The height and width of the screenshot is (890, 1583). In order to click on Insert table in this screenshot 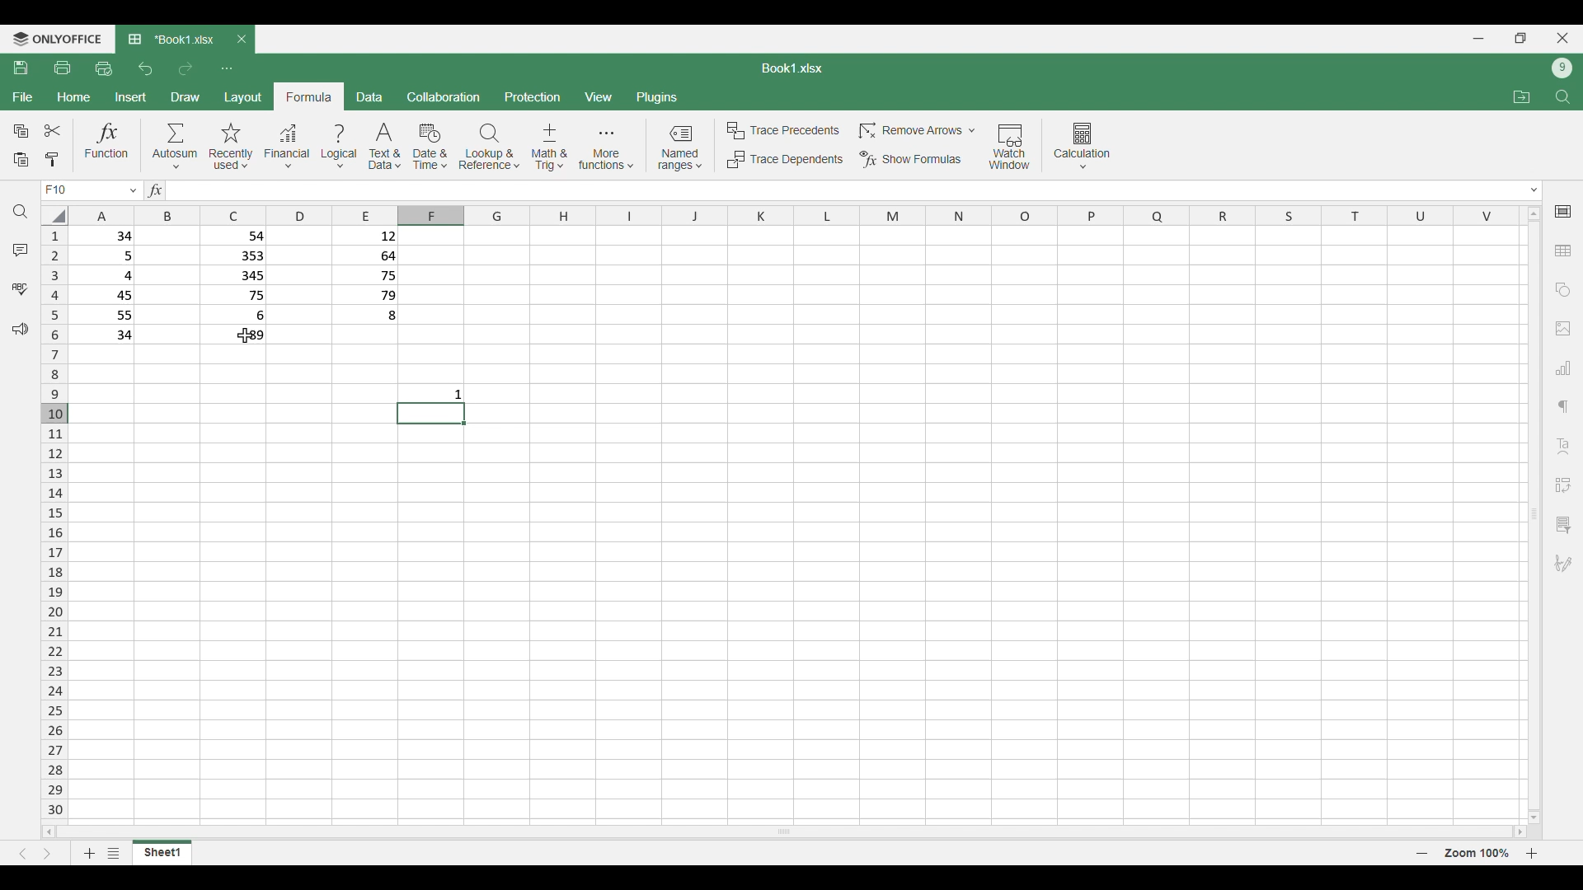, I will do `click(1563, 251)`.